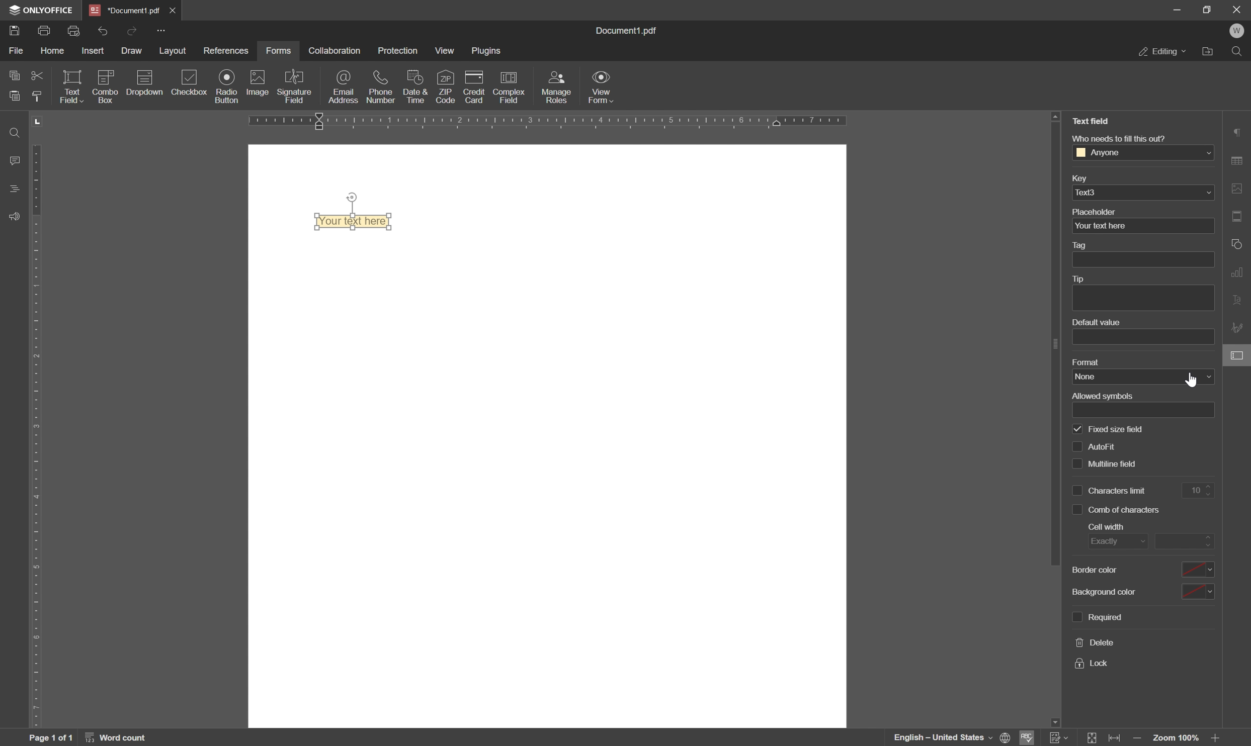 This screenshot has width=1251, height=746. Describe the element at coordinates (1117, 430) in the screenshot. I see `fixed size field` at that location.